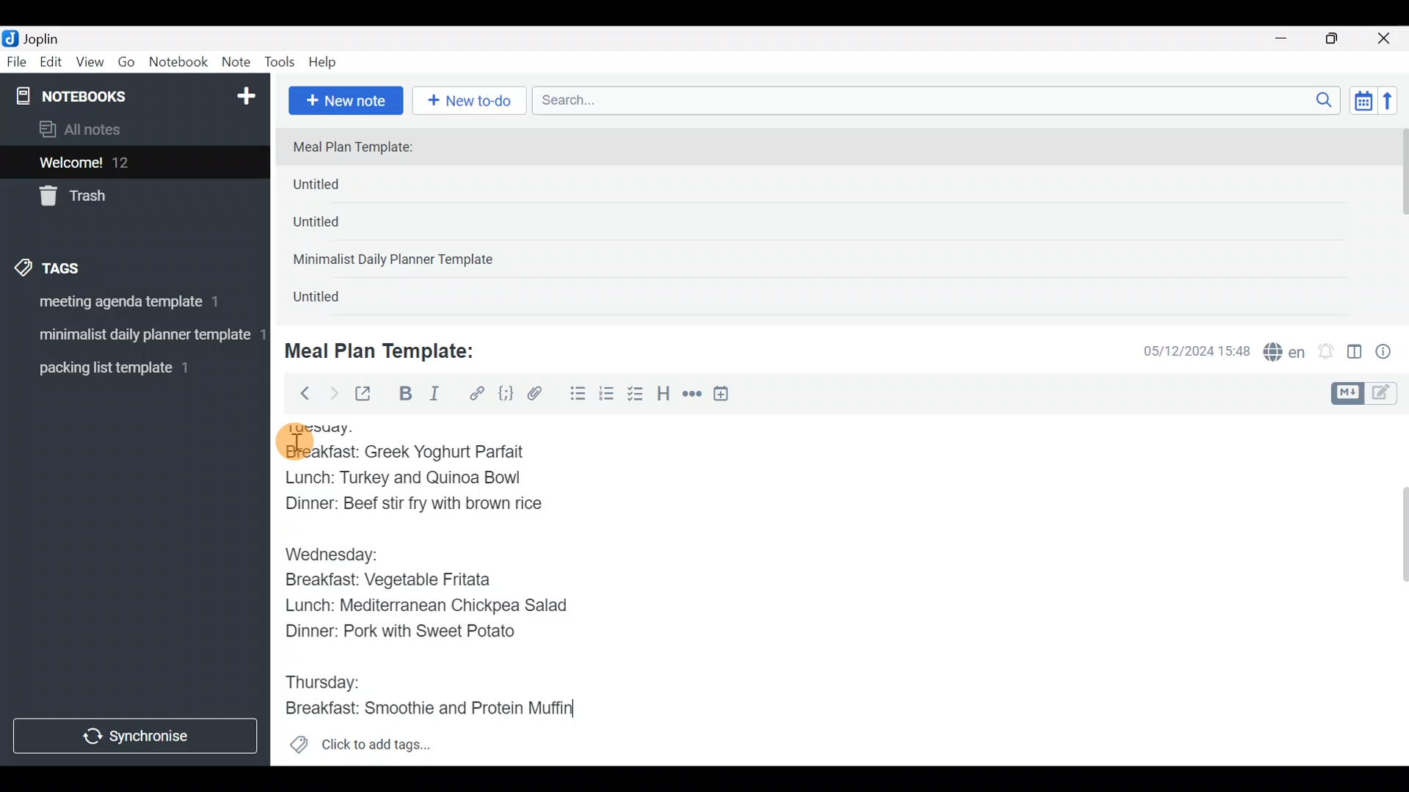  What do you see at coordinates (18, 62) in the screenshot?
I see `File` at bounding box center [18, 62].